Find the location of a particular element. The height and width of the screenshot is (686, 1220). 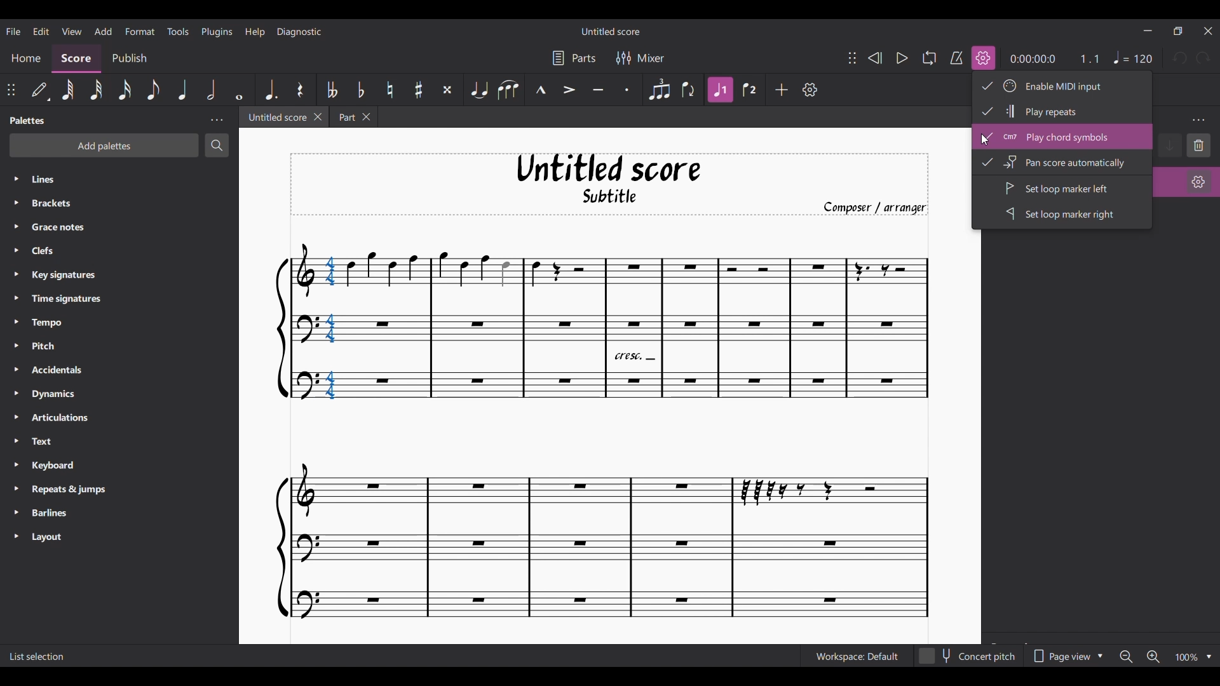

File menu is located at coordinates (13, 32).